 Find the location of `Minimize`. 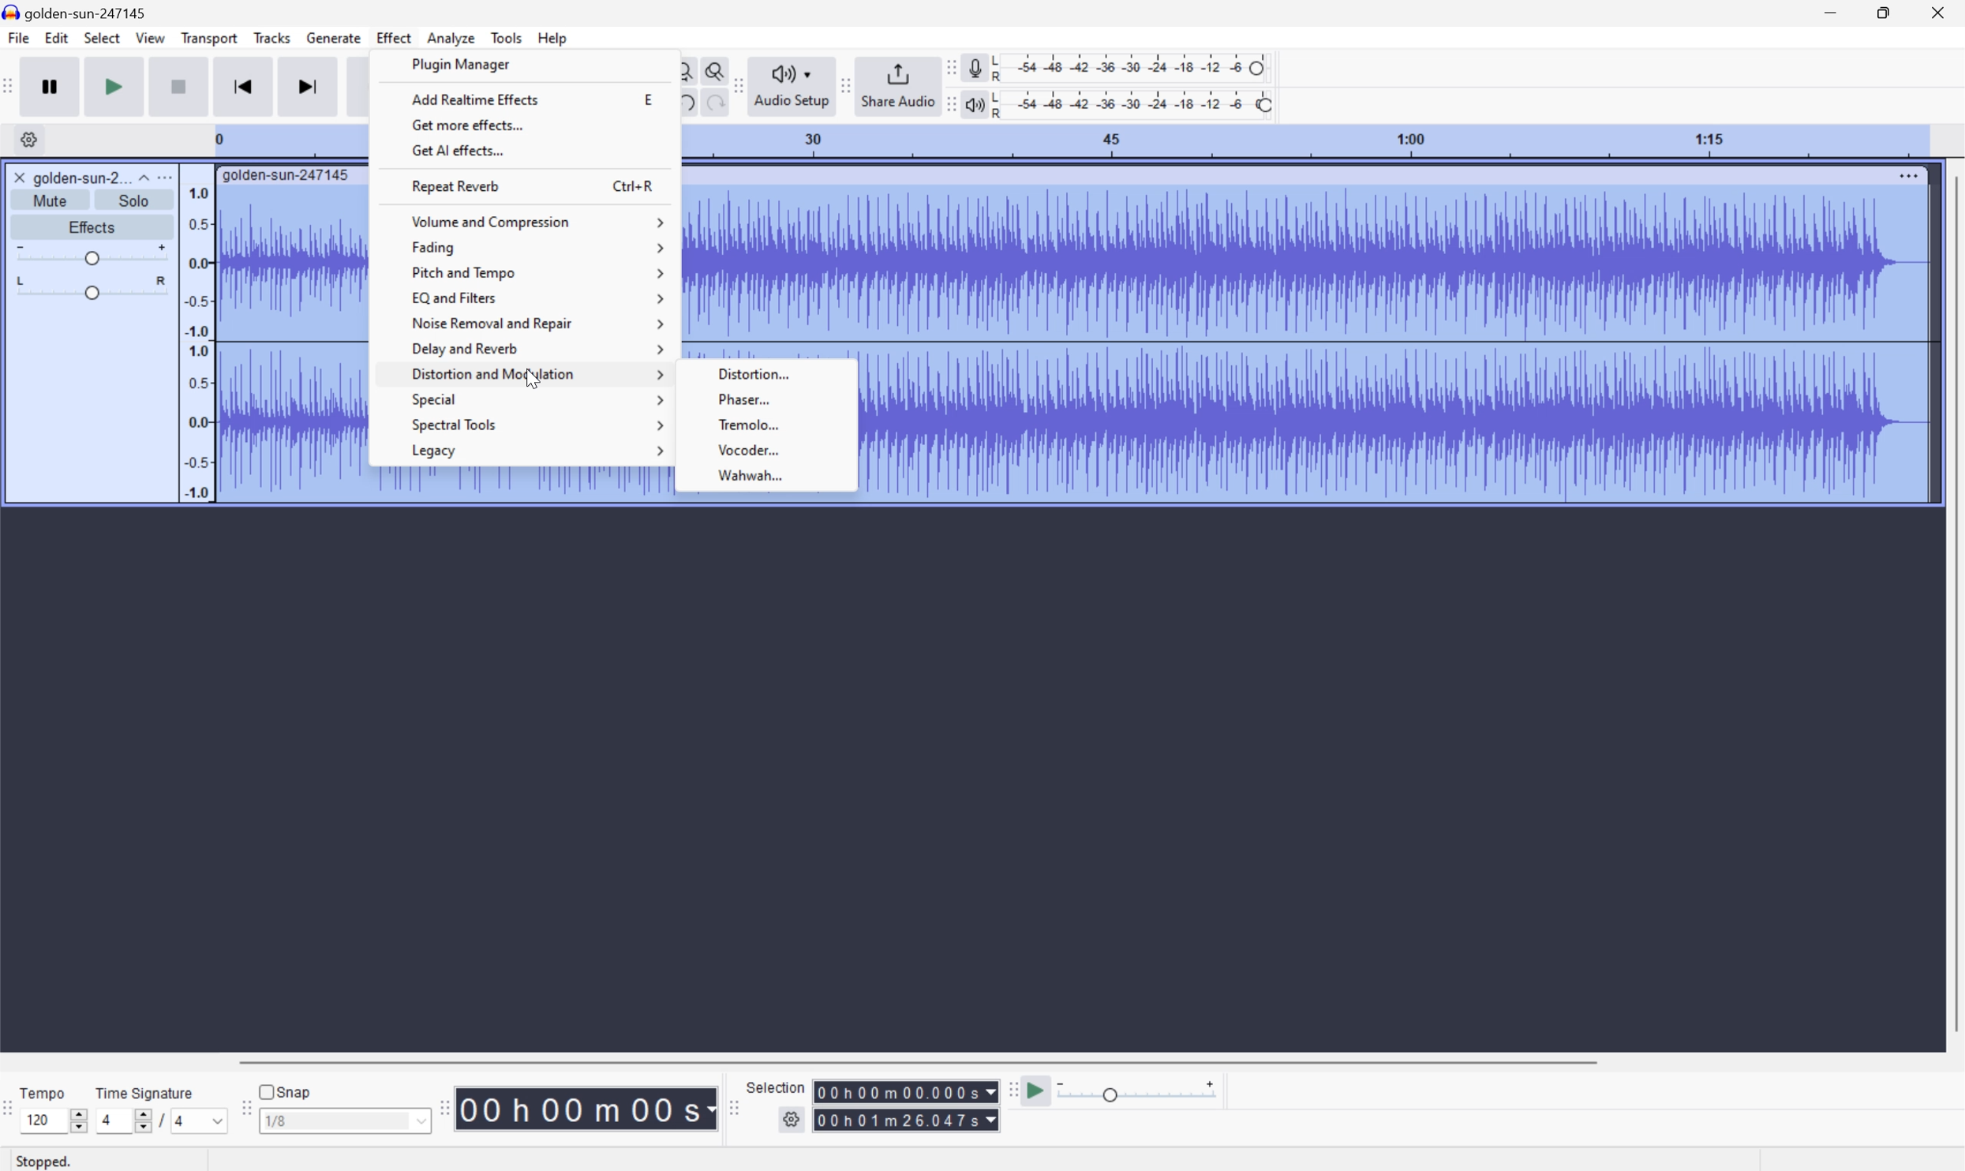

Minimize is located at coordinates (1830, 12).